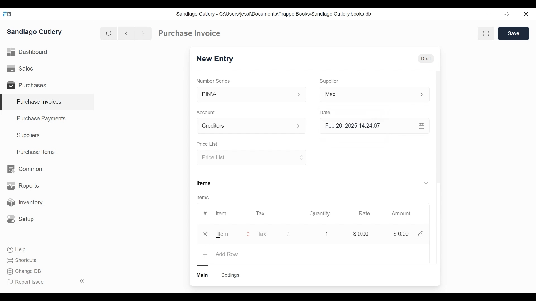 This screenshot has width=536, height=301. What do you see at coordinates (438, 132) in the screenshot?
I see `Vertical Scroll bar` at bounding box center [438, 132].